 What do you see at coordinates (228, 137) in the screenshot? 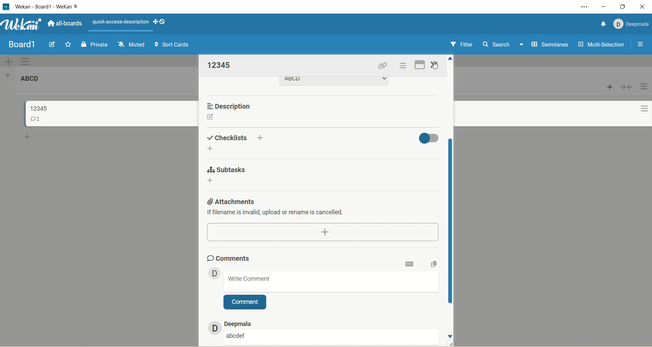
I see `checklist` at bounding box center [228, 137].